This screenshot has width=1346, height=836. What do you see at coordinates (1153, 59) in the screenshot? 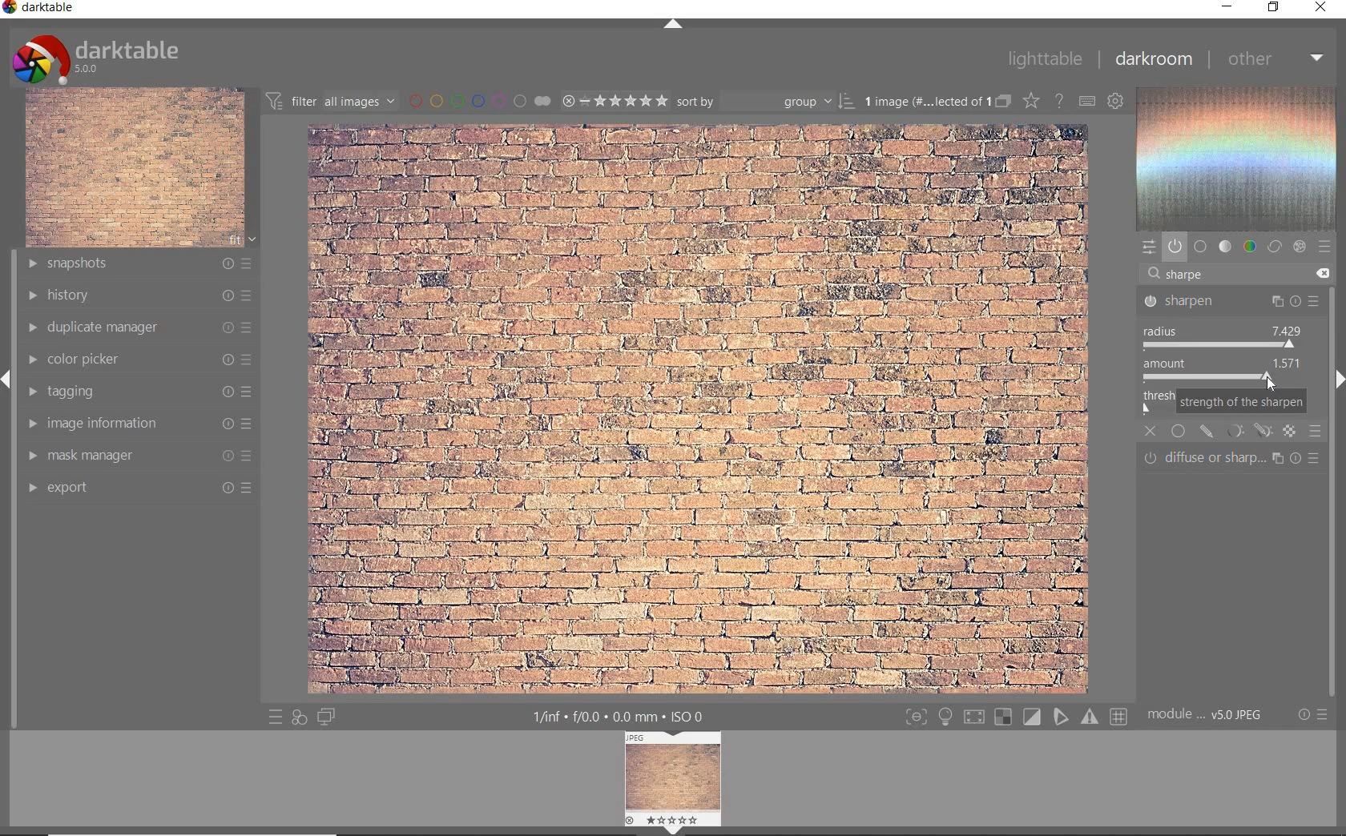
I see `darkroom` at bounding box center [1153, 59].